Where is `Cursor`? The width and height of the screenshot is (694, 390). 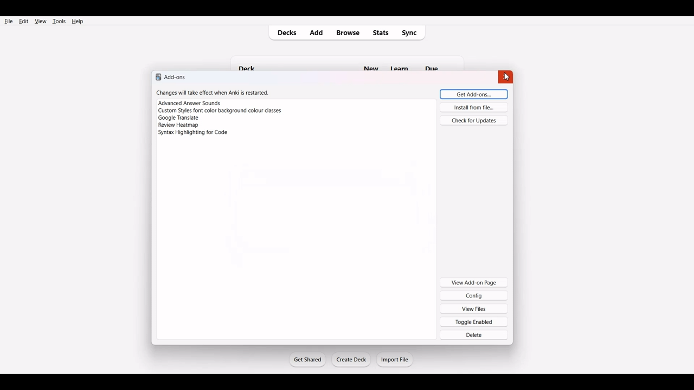
Cursor is located at coordinates (507, 75).